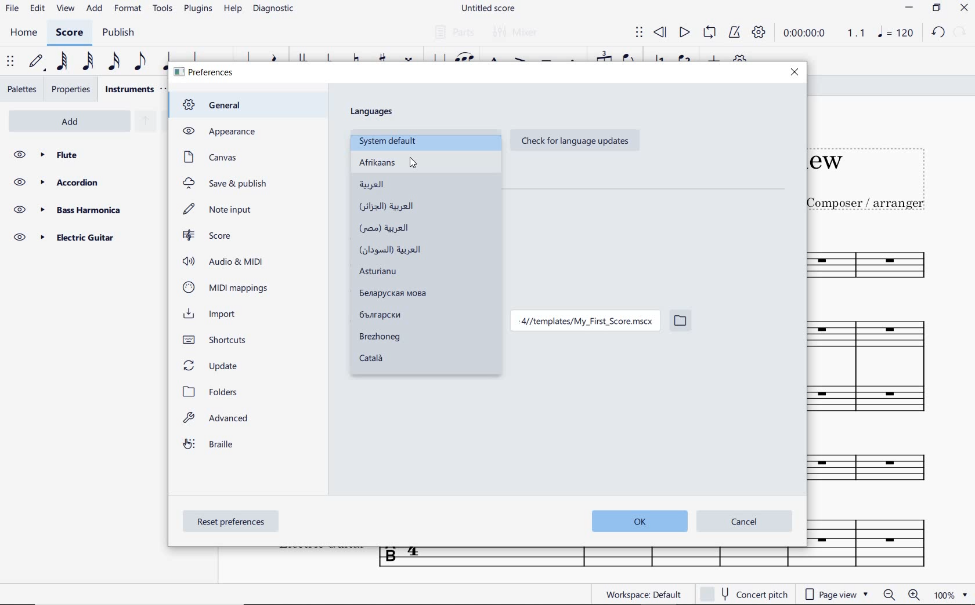 The width and height of the screenshot is (975, 605). Describe the element at coordinates (218, 420) in the screenshot. I see `advanced` at that location.